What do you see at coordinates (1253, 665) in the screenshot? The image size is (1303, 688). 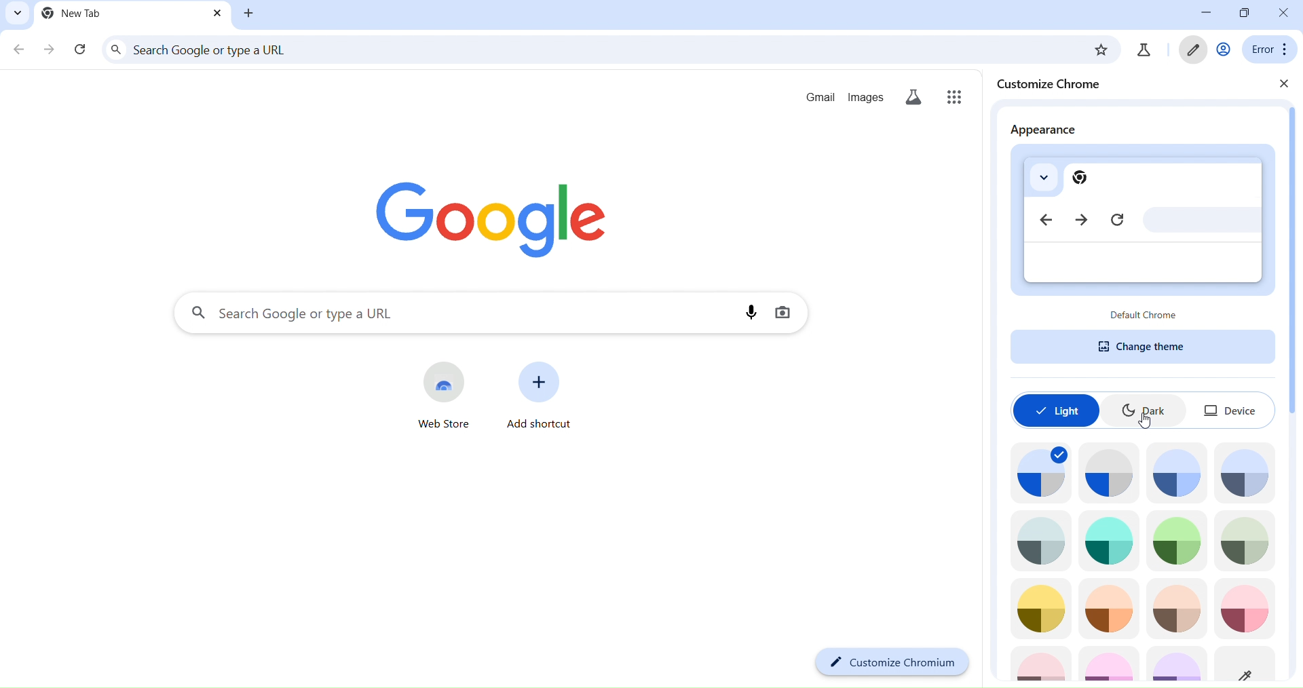 I see `theme icon` at bounding box center [1253, 665].